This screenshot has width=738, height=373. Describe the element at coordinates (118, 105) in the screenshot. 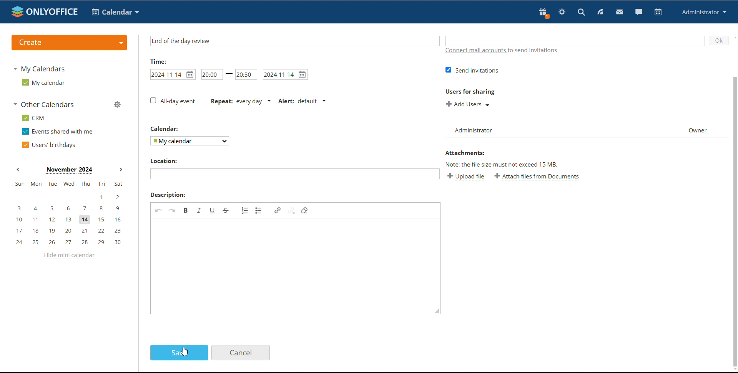

I see `manage` at that location.